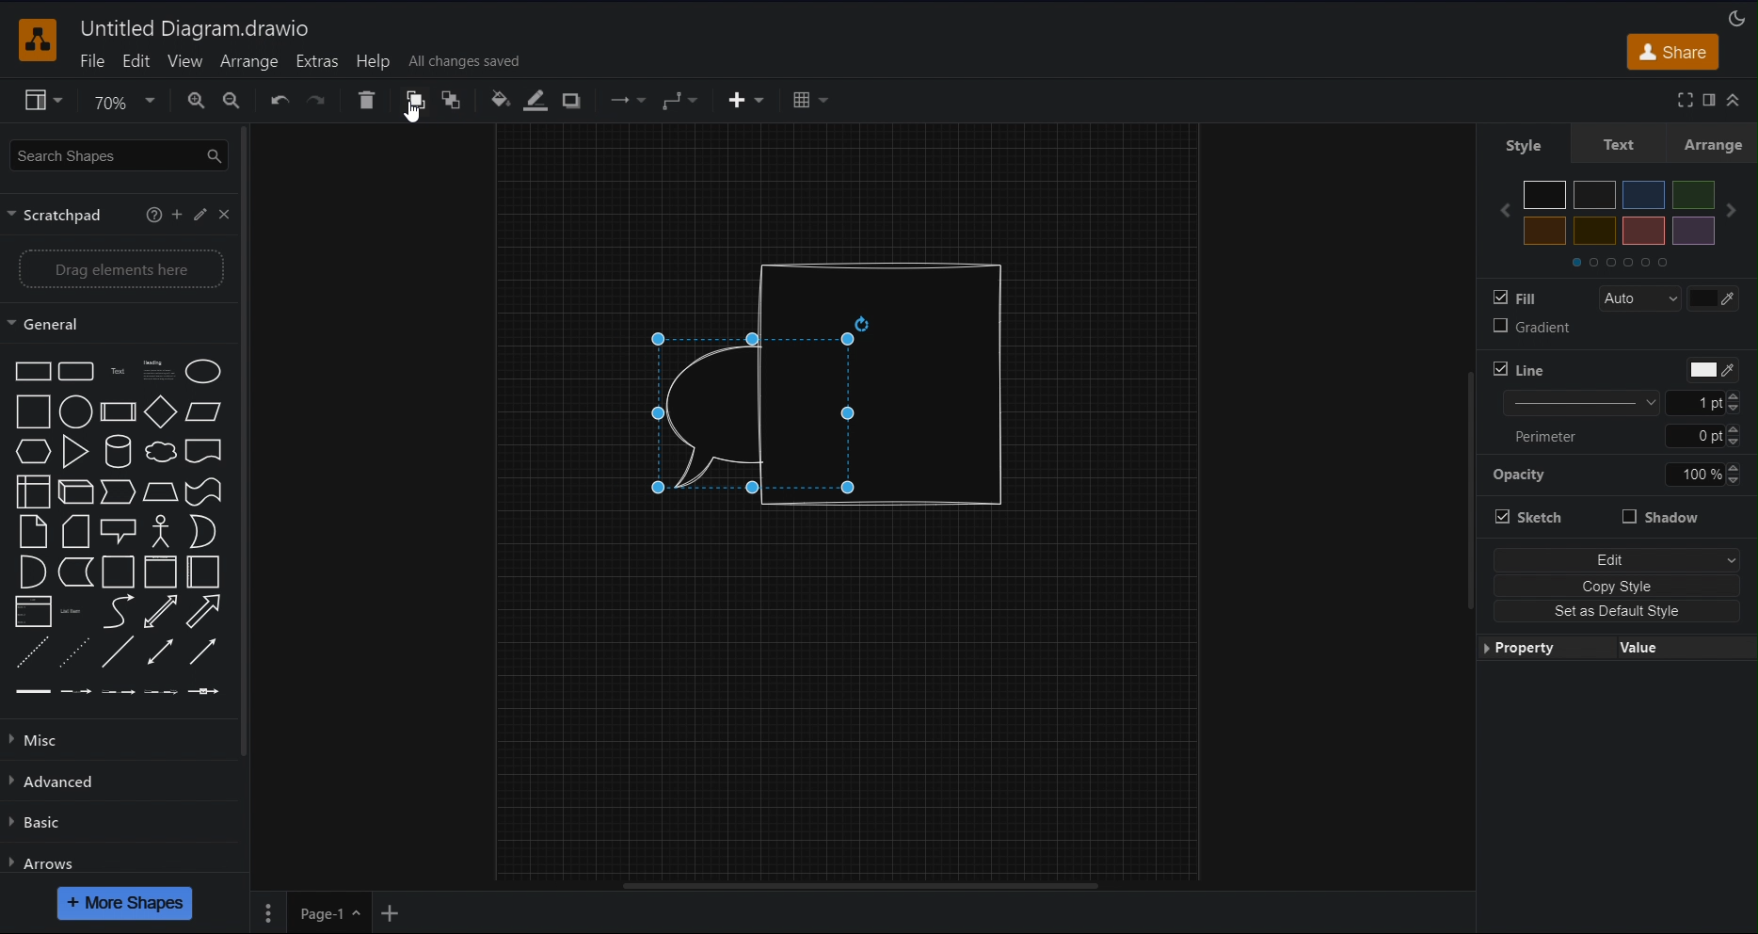 The width and height of the screenshot is (1758, 934). Describe the element at coordinates (74, 612) in the screenshot. I see `List item` at that location.